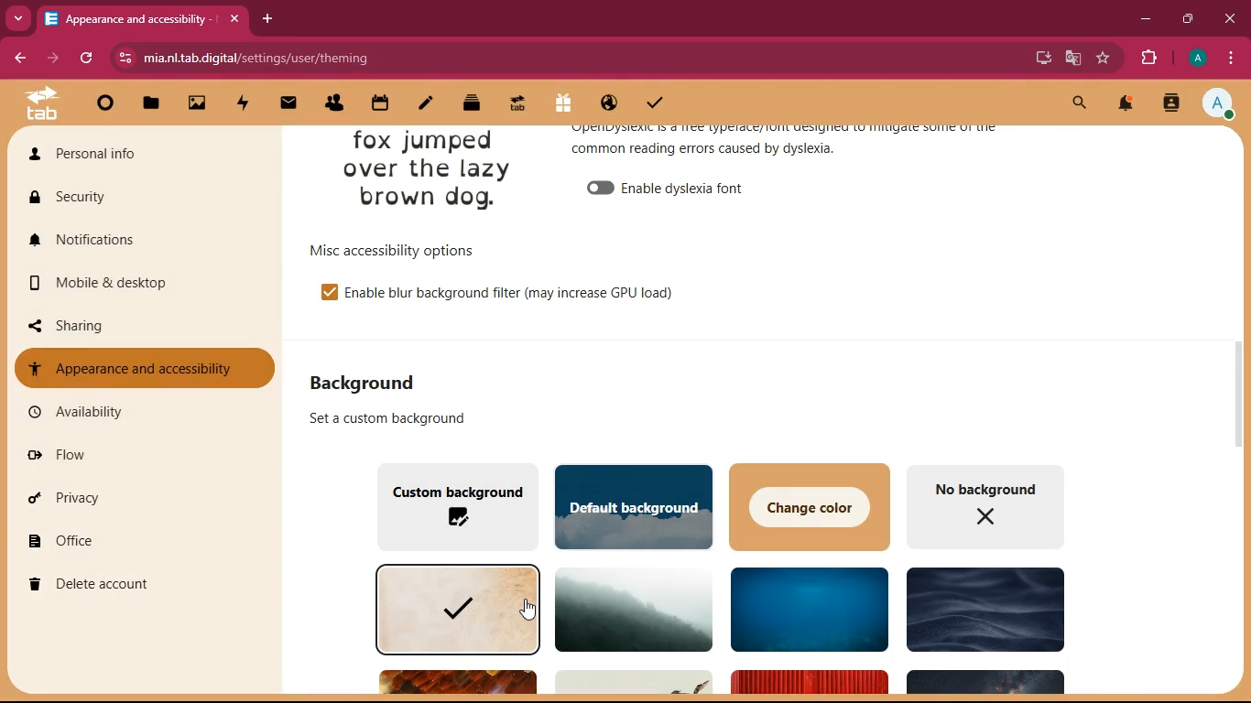 Image resolution: width=1251 pixels, height=703 pixels. What do you see at coordinates (200, 104) in the screenshot?
I see `images` at bounding box center [200, 104].